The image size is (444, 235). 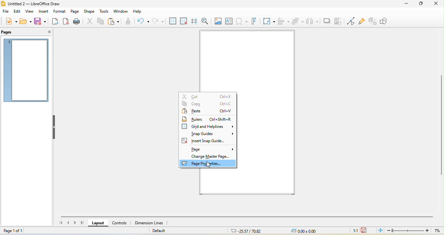 I want to click on previous page, so click(x=68, y=223).